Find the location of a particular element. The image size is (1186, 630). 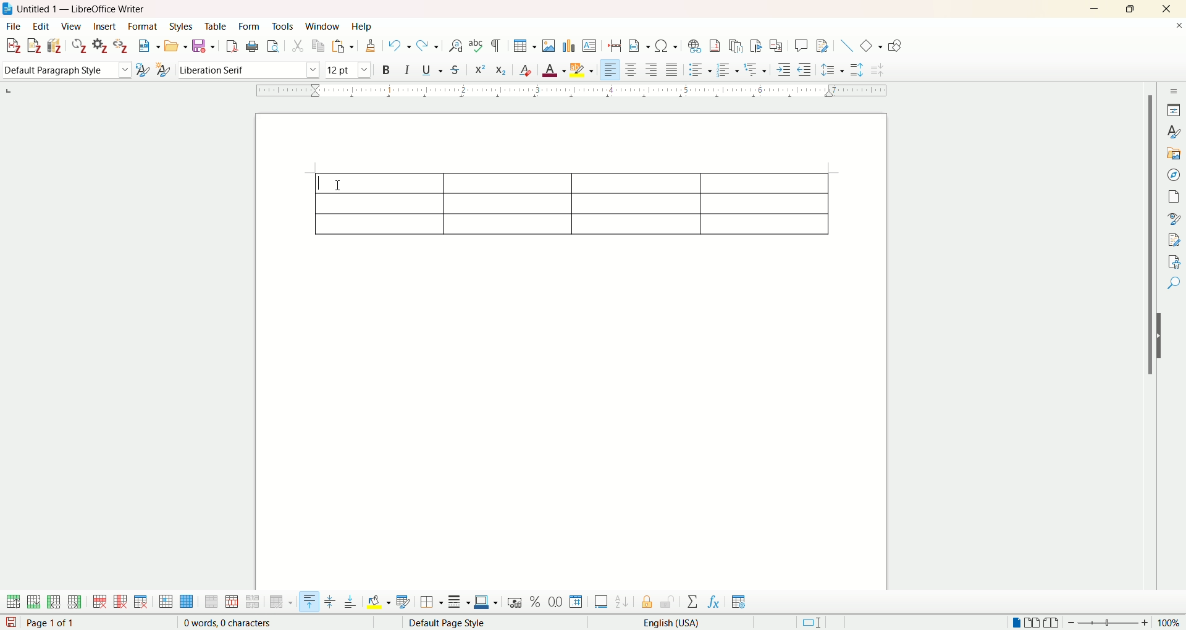

underline is located at coordinates (433, 72).